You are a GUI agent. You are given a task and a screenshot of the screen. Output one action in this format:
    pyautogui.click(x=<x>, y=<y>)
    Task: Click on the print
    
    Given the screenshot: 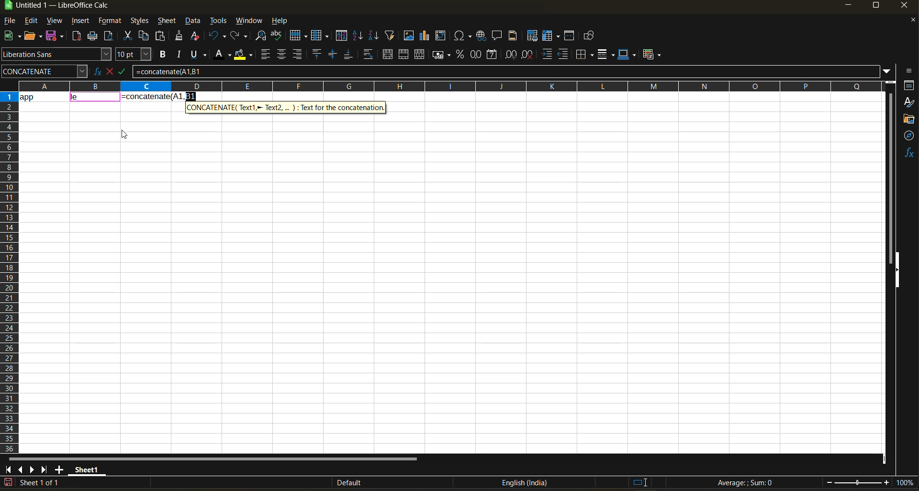 What is the action you would take?
    pyautogui.click(x=92, y=36)
    